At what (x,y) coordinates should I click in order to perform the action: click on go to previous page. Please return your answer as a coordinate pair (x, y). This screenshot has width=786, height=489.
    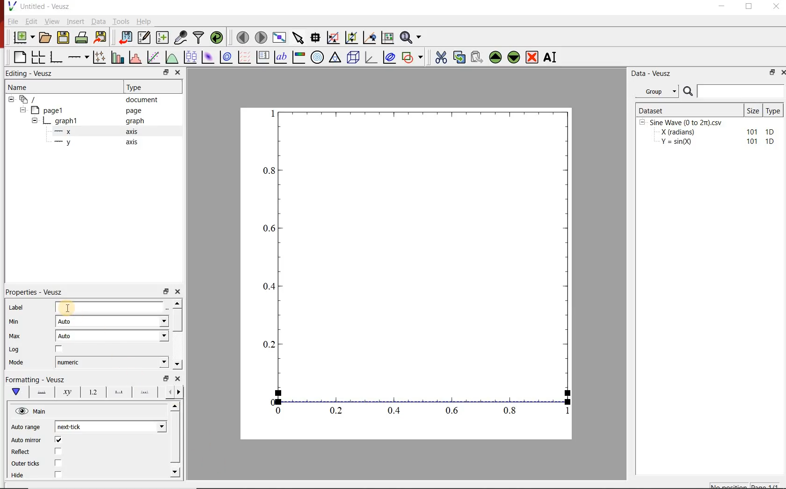
    Looking at the image, I should click on (242, 37).